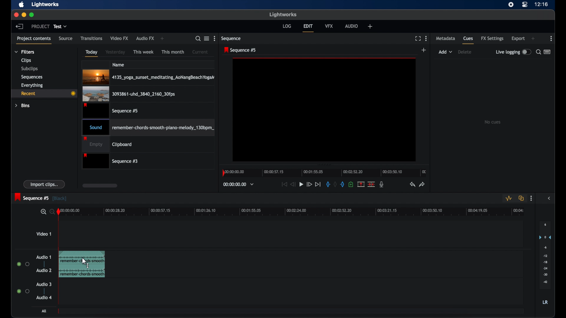  What do you see at coordinates (91, 53) in the screenshot?
I see `today` at bounding box center [91, 53].